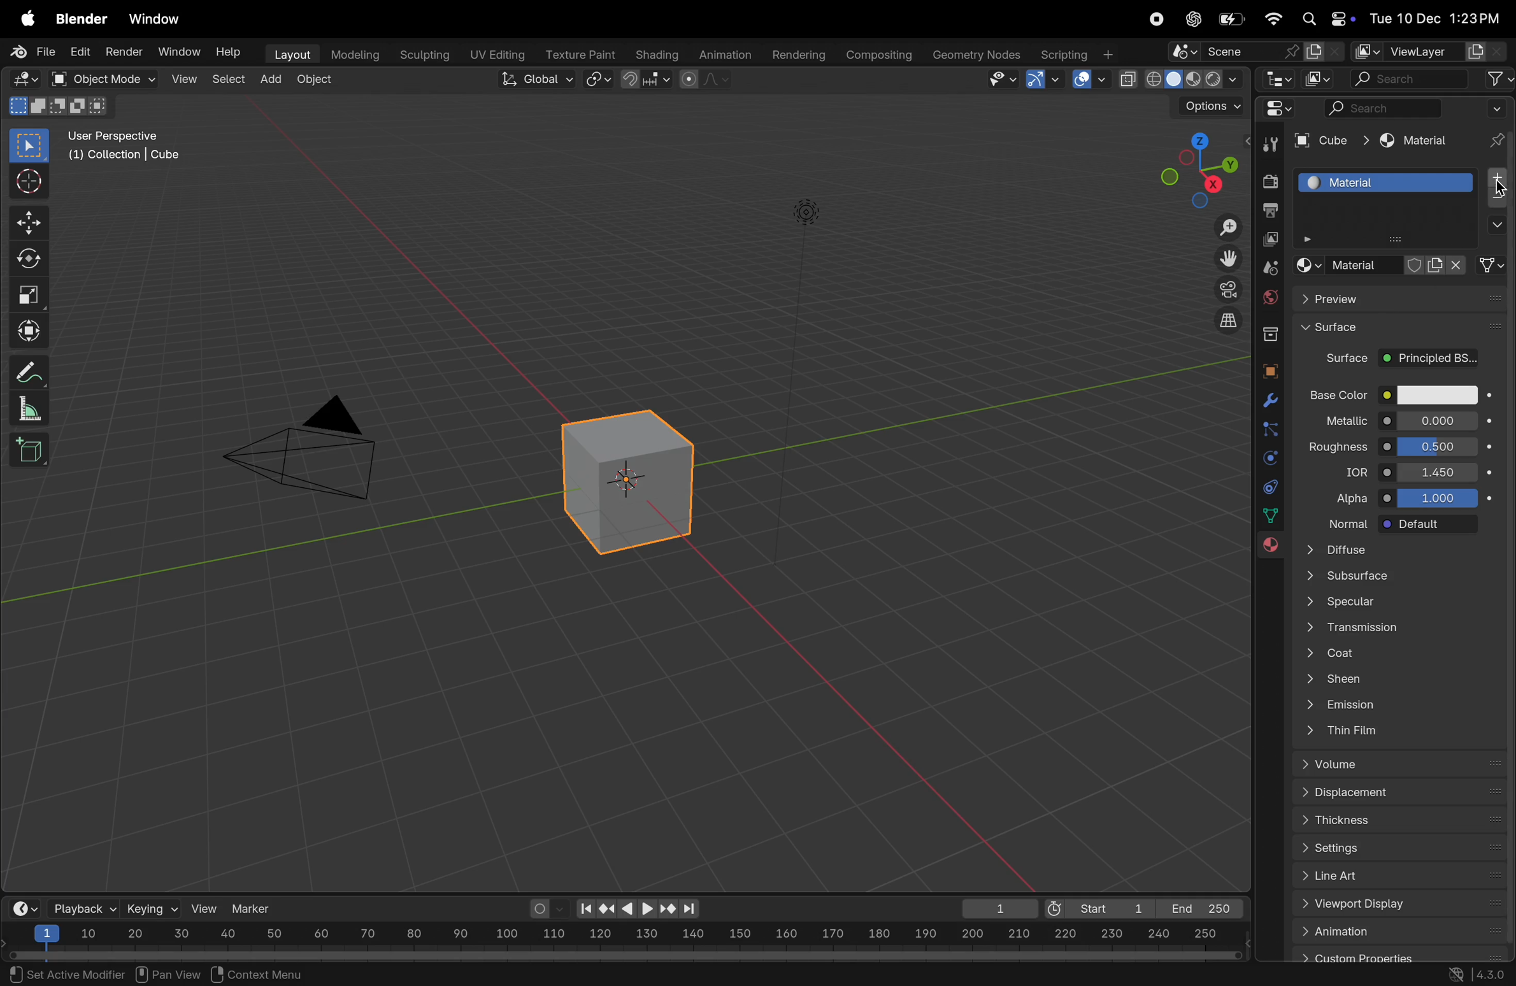 Image resolution: width=1516 pixels, height=986 pixels. I want to click on thickness, so click(1391, 819).